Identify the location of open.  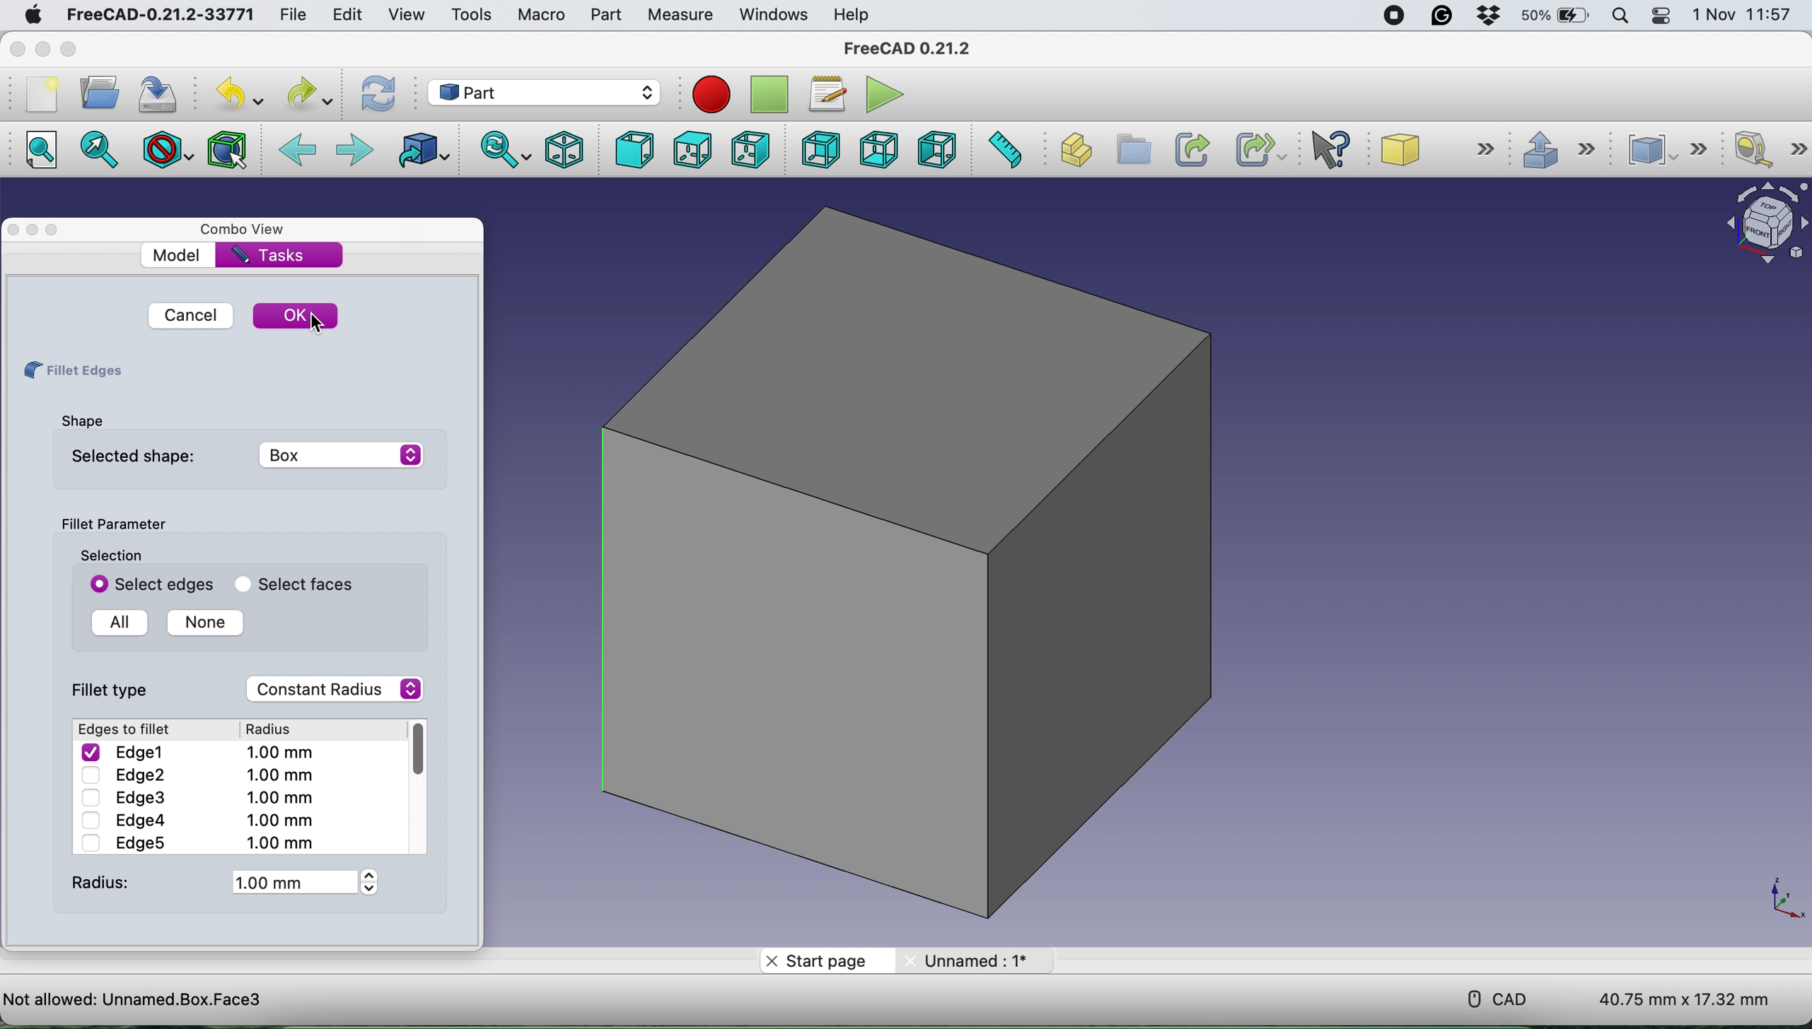
(97, 93).